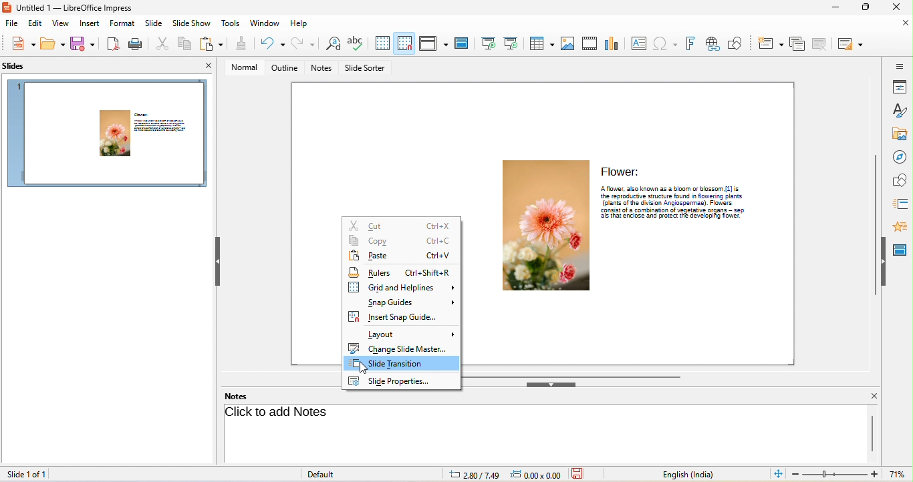 The width and height of the screenshot is (913, 482). Describe the element at coordinates (379, 43) in the screenshot. I see `display to grid` at that location.